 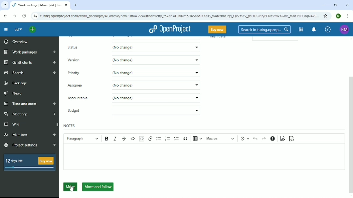 I want to click on Back, so click(x=5, y=16).